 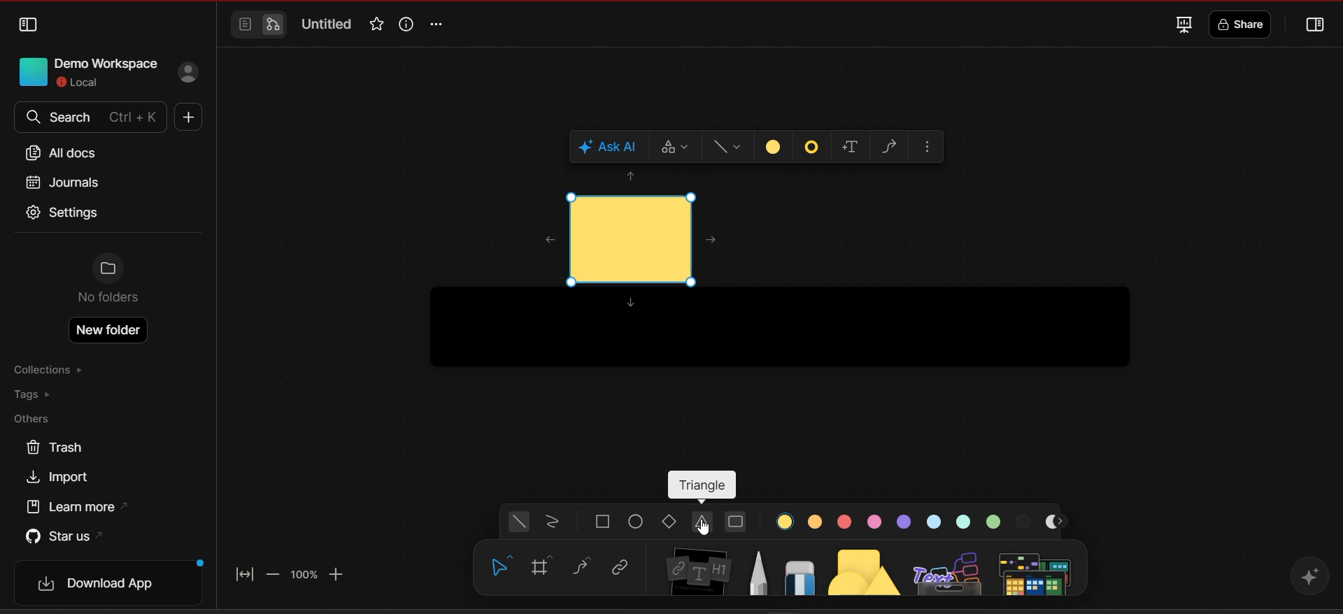 What do you see at coordinates (874, 522) in the screenshot?
I see `color 4` at bounding box center [874, 522].